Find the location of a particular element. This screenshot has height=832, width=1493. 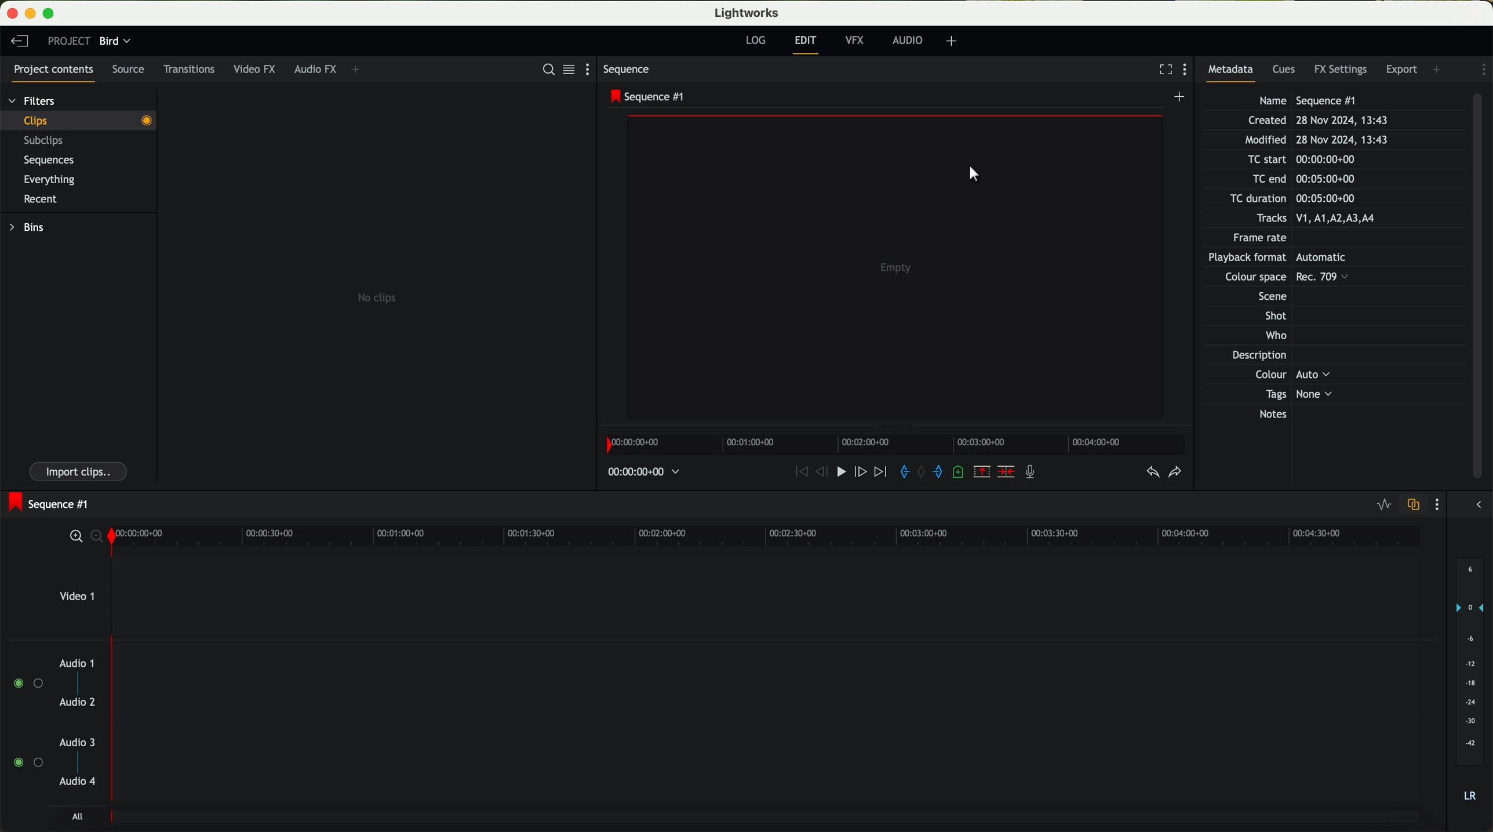

play is located at coordinates (844, 473).